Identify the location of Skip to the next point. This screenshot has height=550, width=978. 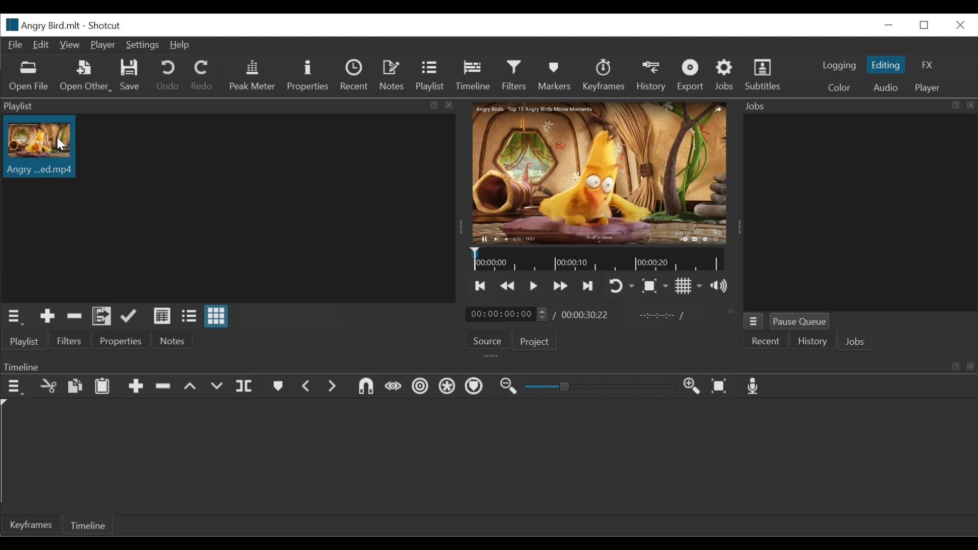
(481, 286).